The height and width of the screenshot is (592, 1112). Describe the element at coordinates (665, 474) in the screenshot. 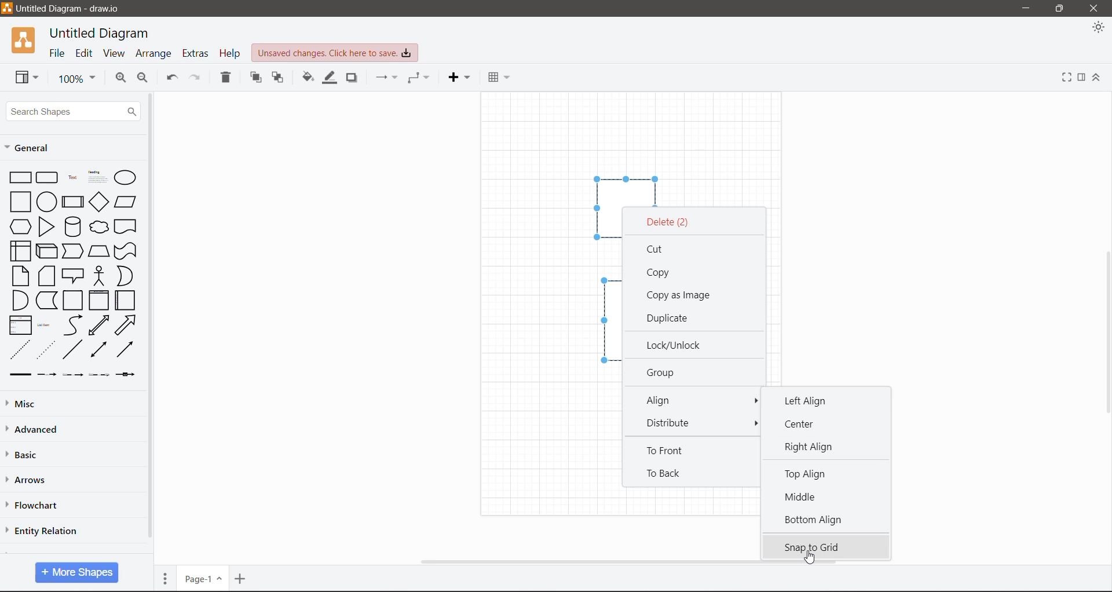

I see `To Back` at that location.